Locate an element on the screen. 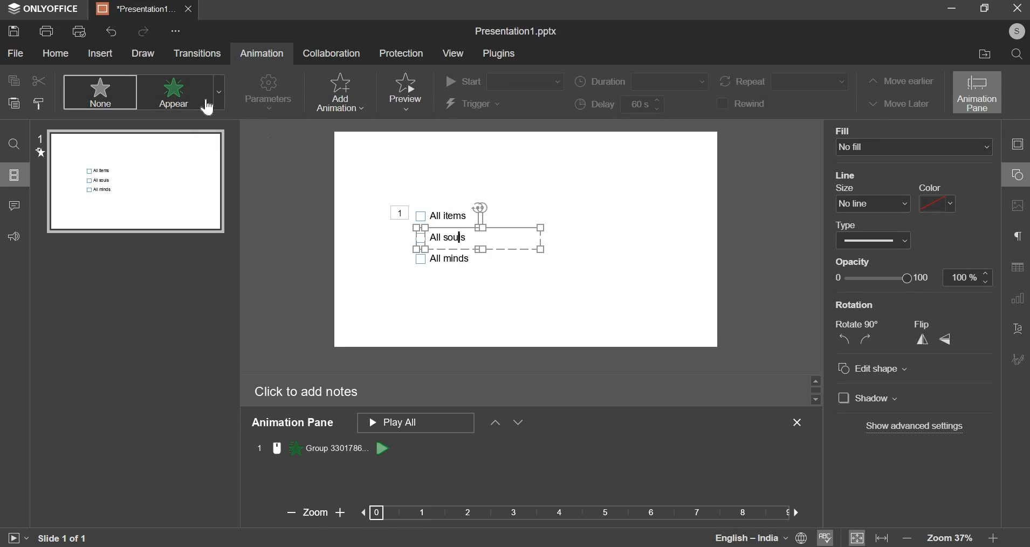 The width and height of the screenshot is (1030, 547). search is located at coordinates (1017, 53).